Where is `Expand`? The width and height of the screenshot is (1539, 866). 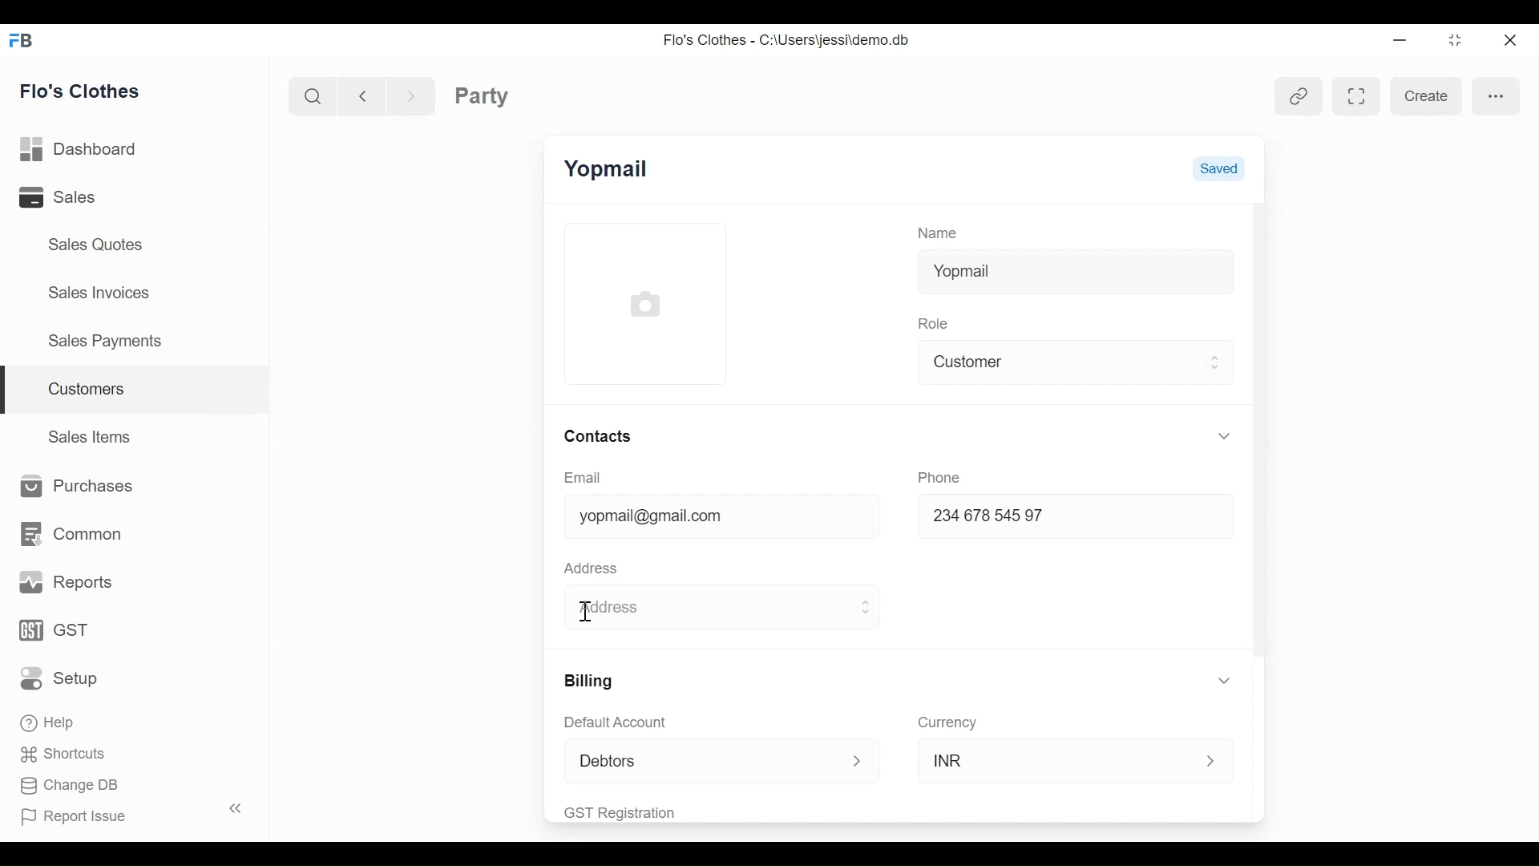 Expand is located at coordinates (858, 759).